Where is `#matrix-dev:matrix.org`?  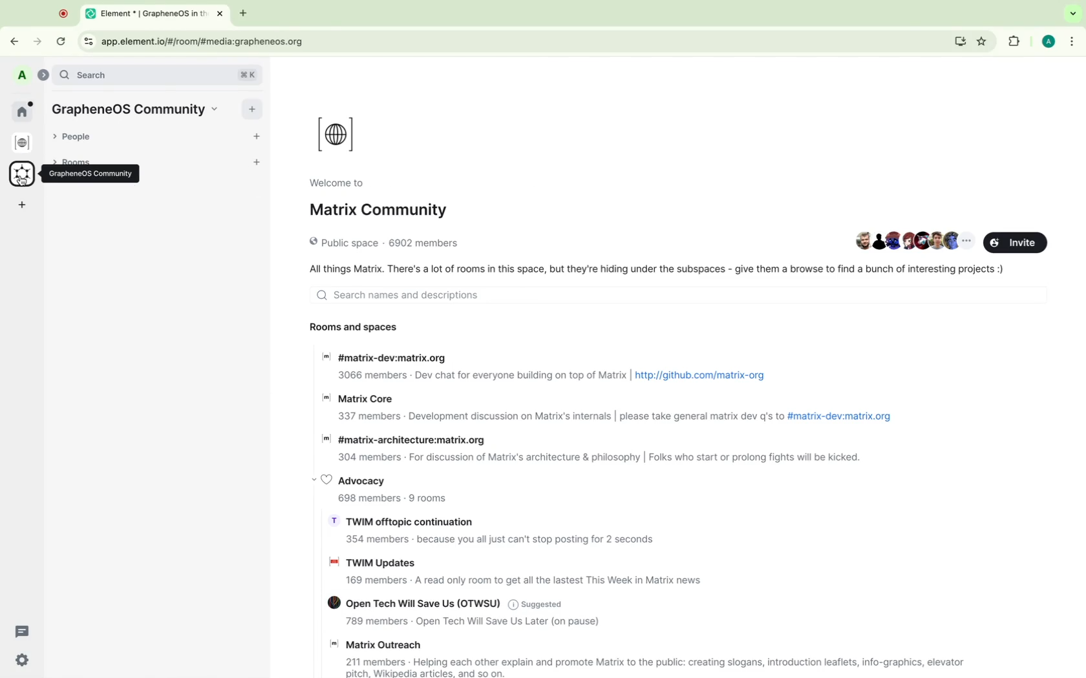
#matrix-dev:matrix.org is located at coordinates (384, 356).